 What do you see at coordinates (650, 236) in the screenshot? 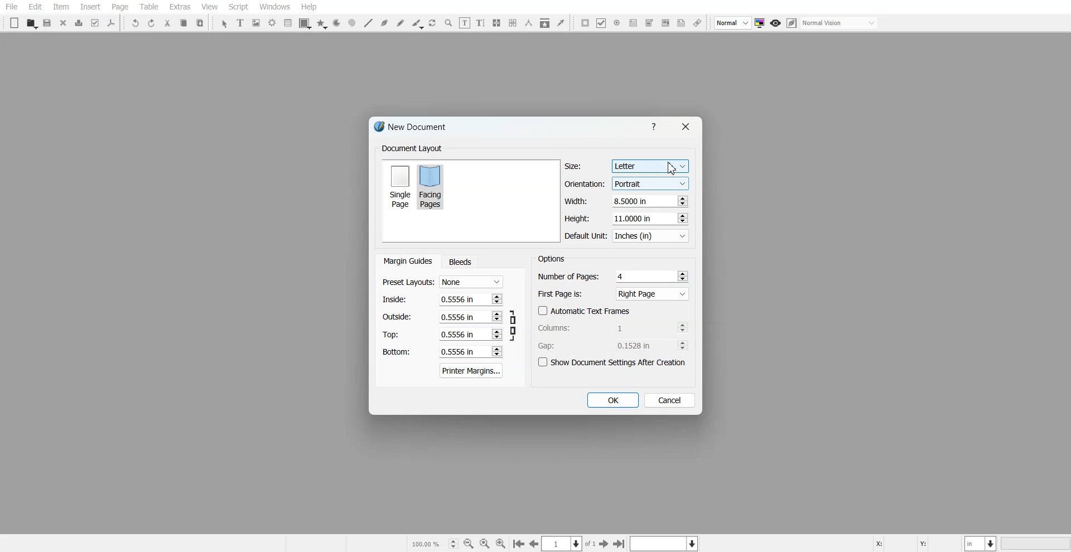
I see `Inches` at bounding box center [650, 236].